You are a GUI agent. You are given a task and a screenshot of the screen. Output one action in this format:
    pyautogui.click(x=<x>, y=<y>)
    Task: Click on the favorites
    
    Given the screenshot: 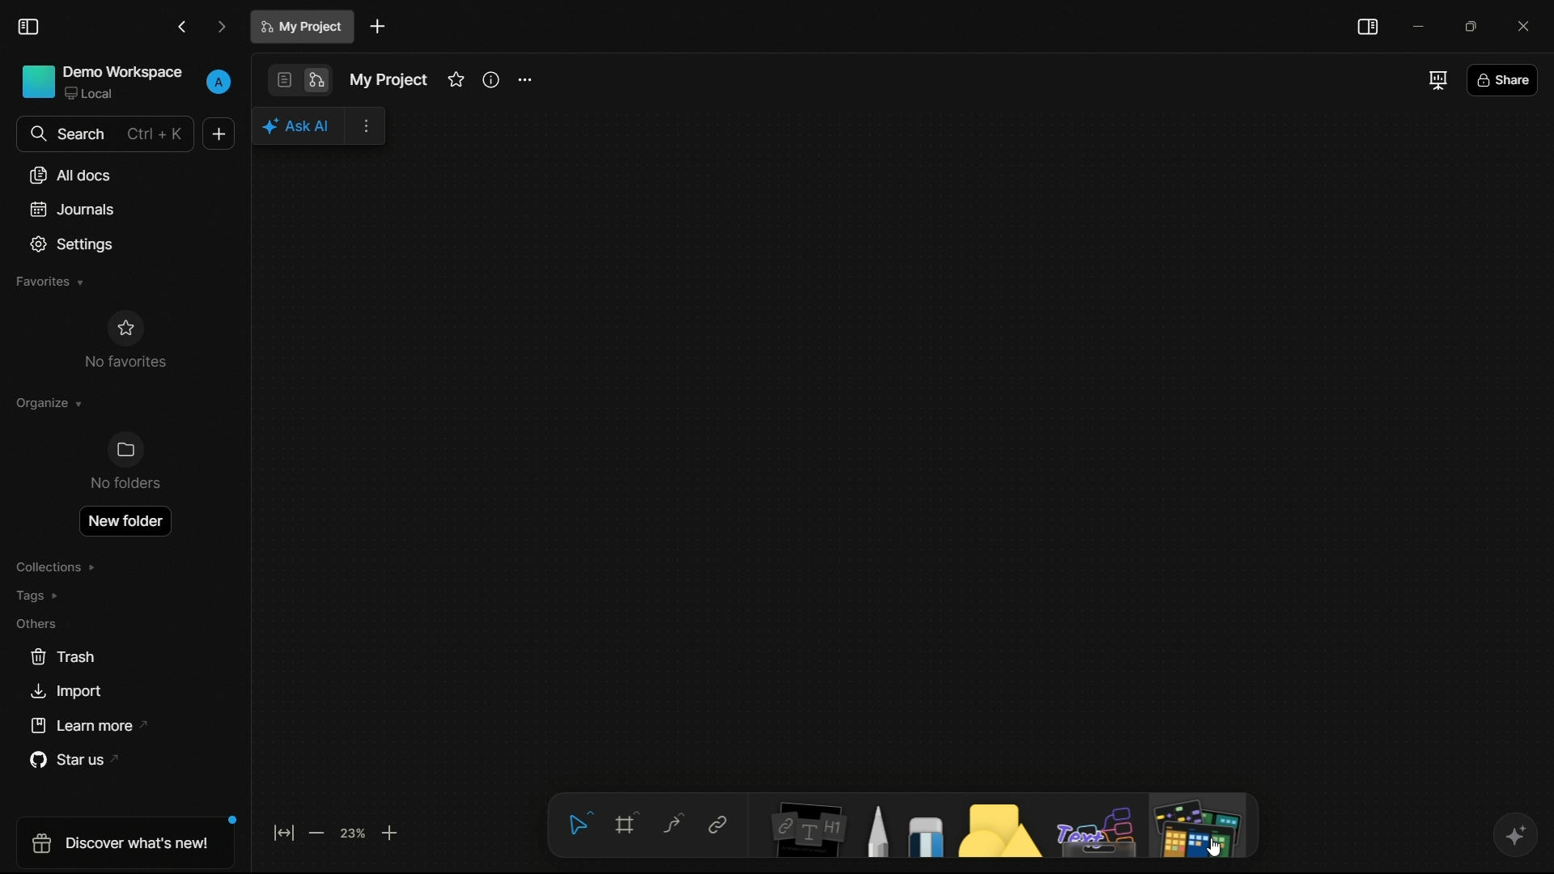 What is the action you would take?
    pyautogui.click(x=48, y=282)
    